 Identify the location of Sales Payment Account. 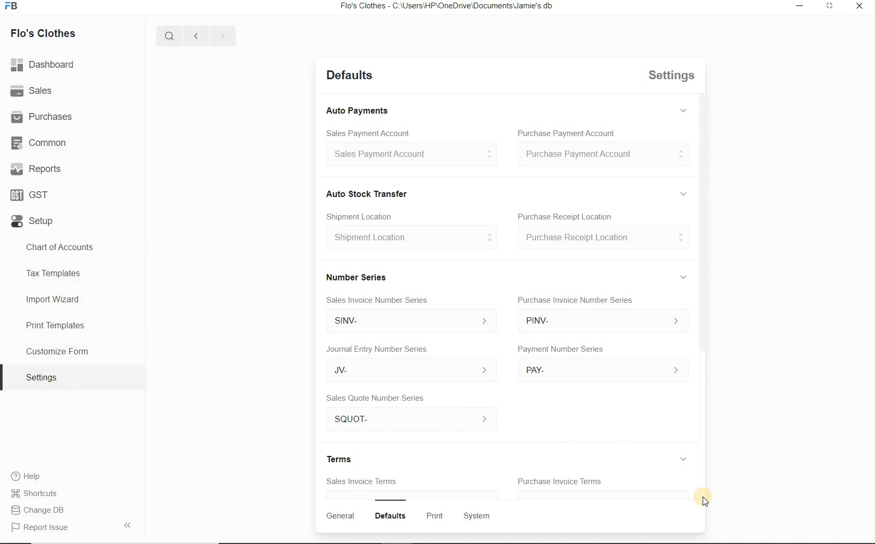
(366, 133).